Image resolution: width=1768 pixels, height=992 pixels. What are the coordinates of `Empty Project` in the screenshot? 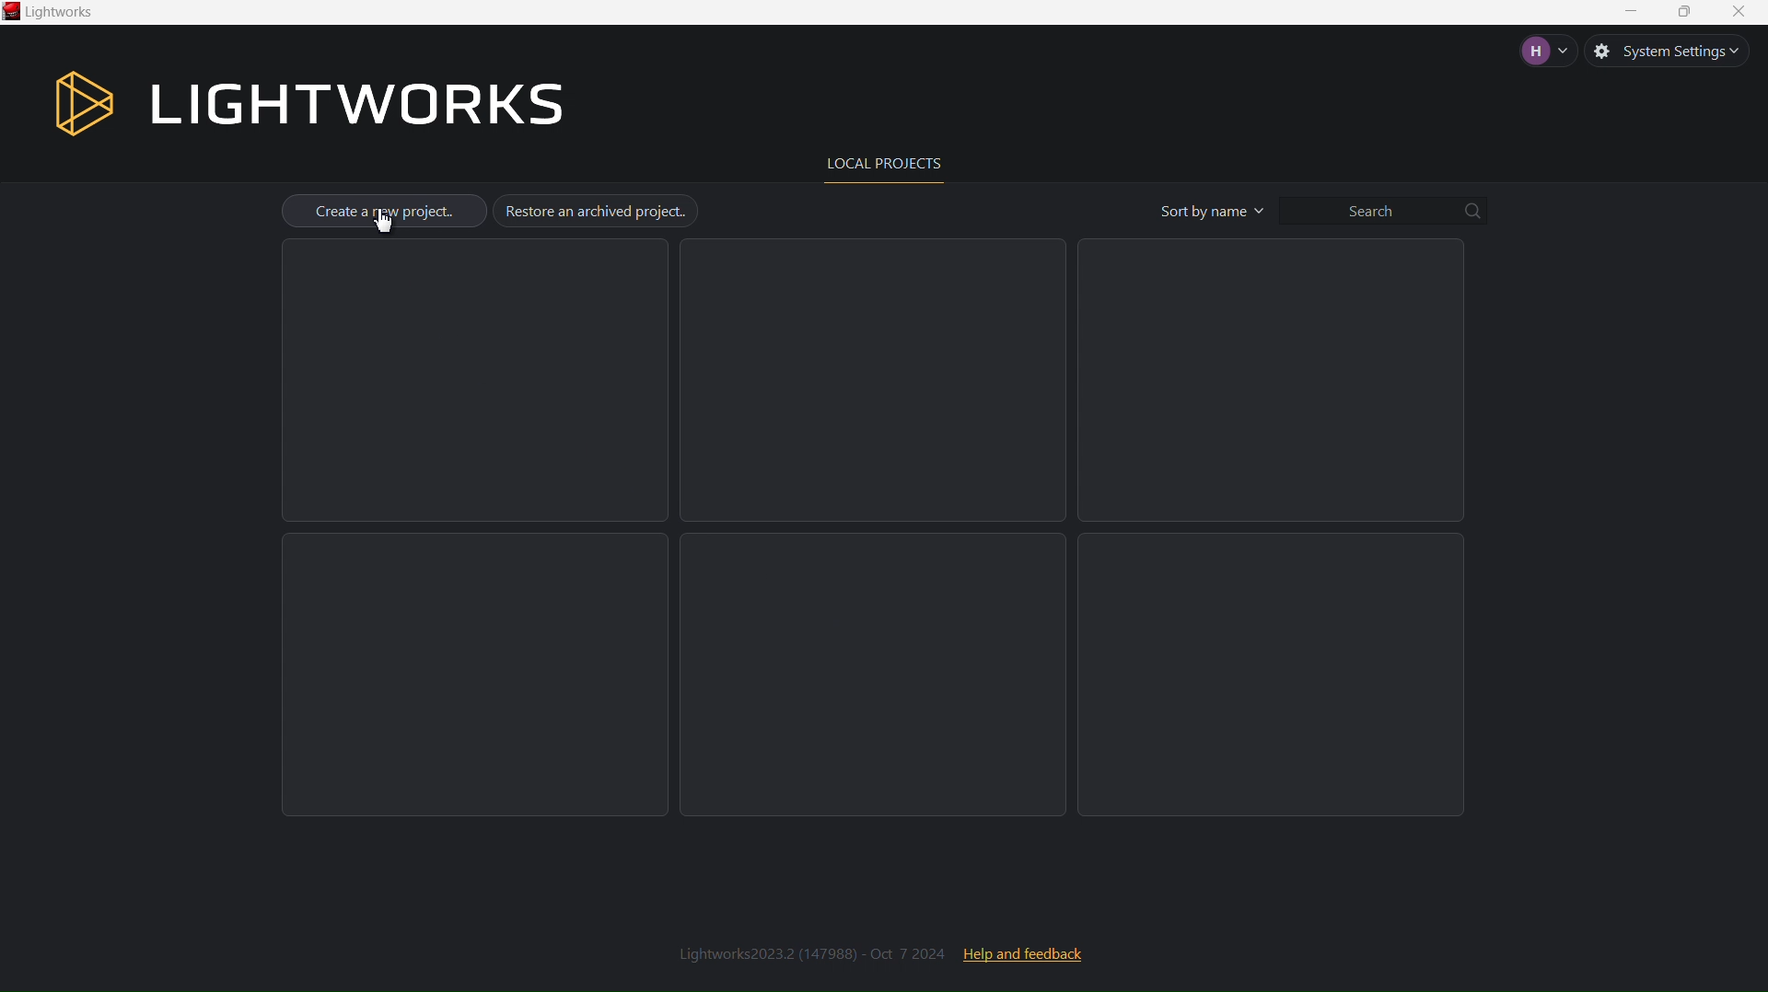 It's located at (876, 675).